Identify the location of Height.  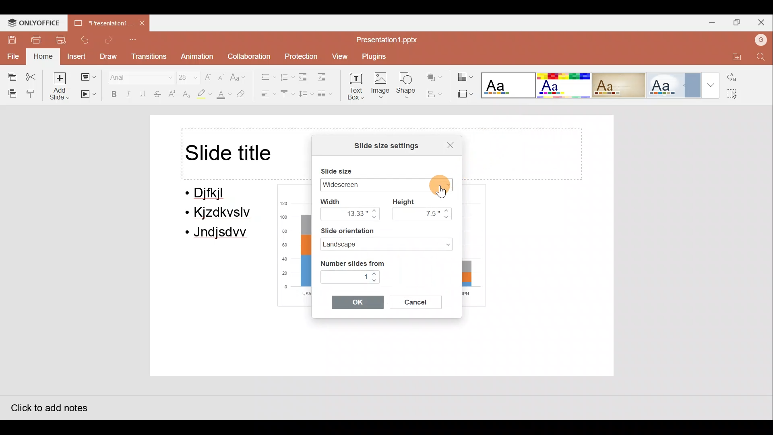
(407, 201).